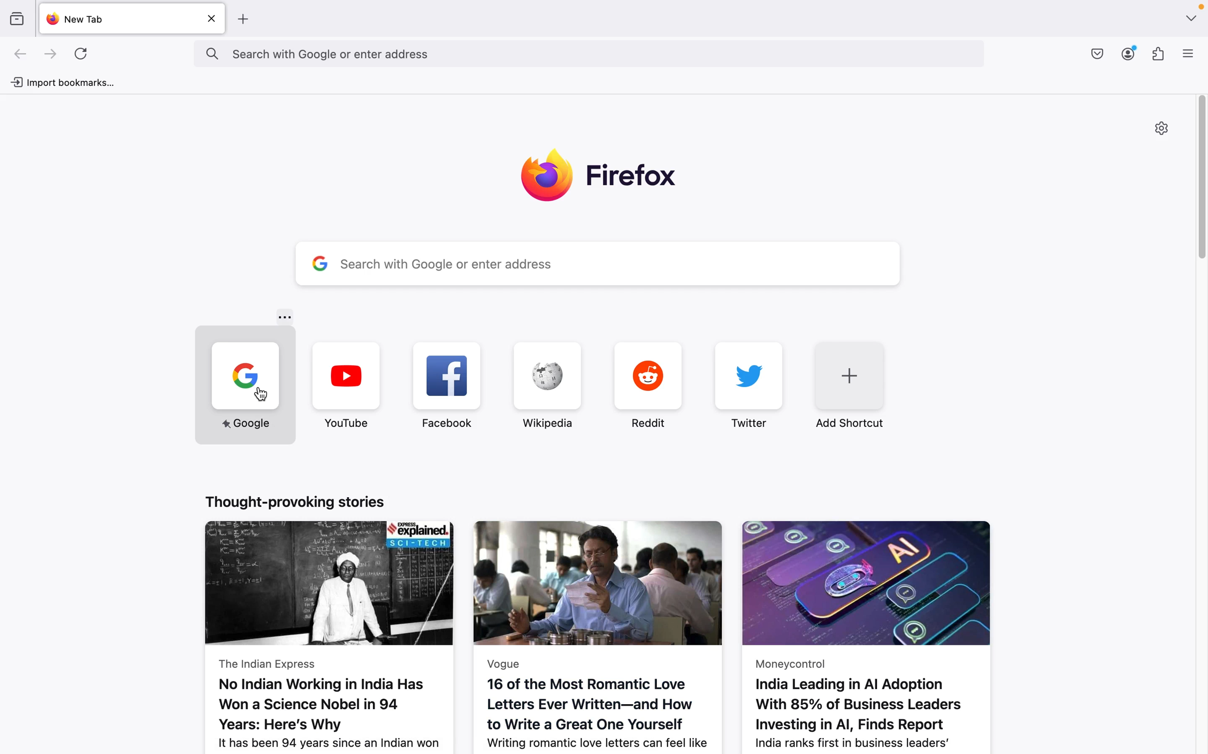 The height and width of the screenshot is (754, 1208). Describe the element at coordinates (348, 385) in the screenshot. I see `youtube` at that location.